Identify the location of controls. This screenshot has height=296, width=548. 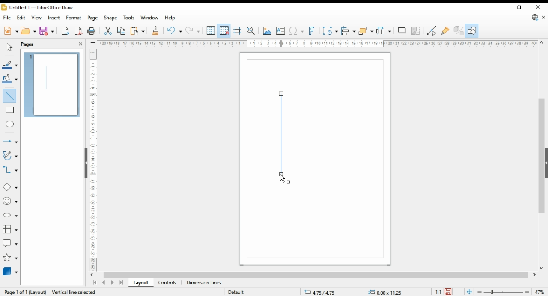
(167, 283).